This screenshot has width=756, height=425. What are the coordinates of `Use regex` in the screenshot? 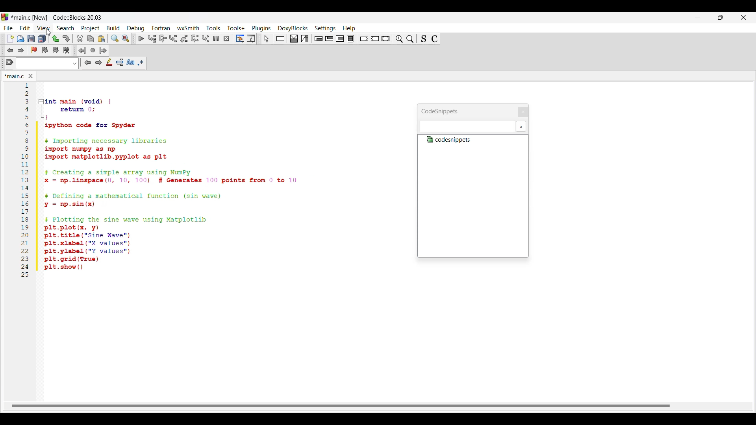 It's located at (141, 63).